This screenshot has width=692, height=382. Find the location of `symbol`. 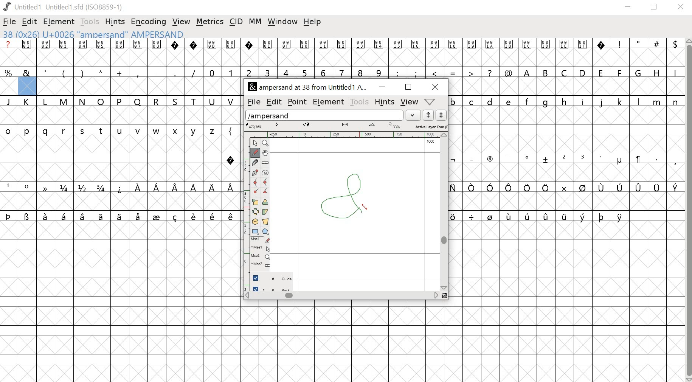

symbol is located at coordinates (65, 216).